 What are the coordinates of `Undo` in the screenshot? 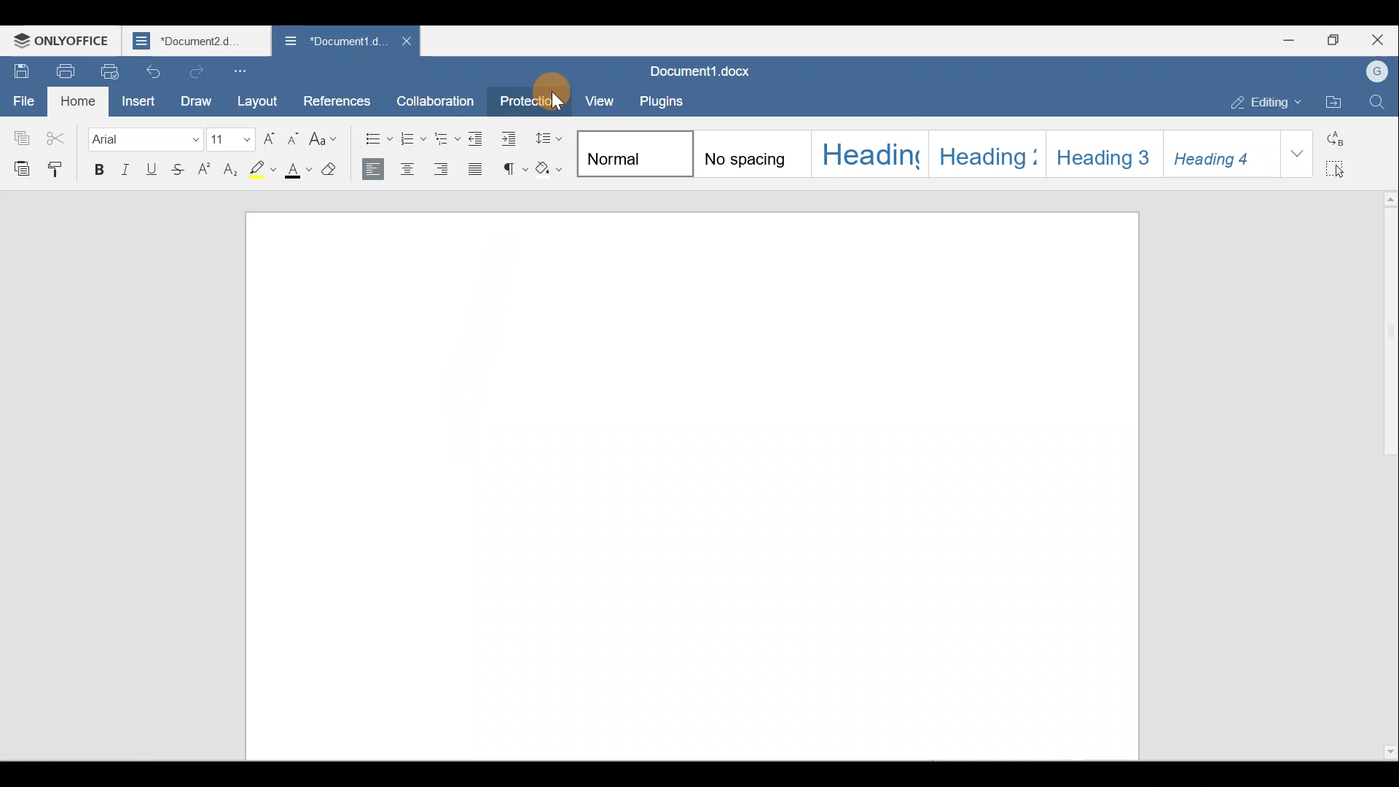 It's located at (152, 71).